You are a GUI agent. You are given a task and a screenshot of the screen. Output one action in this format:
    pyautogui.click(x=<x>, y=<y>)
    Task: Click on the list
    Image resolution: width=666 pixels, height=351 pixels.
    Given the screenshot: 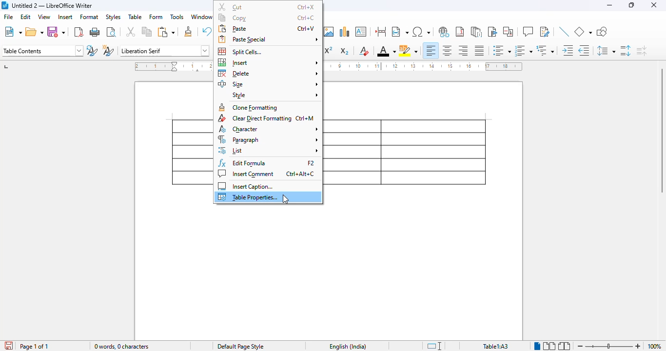 What is the action you would take?
    pyautogui.click(x=269, y=150)
    